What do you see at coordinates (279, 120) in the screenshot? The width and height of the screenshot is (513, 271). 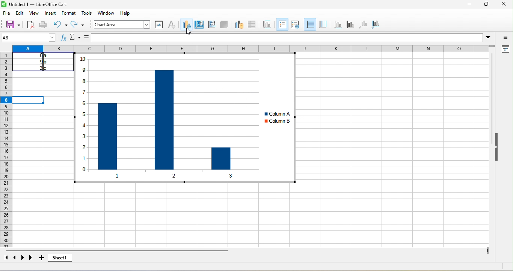 I see `column b` at bounding box center [279, 120].